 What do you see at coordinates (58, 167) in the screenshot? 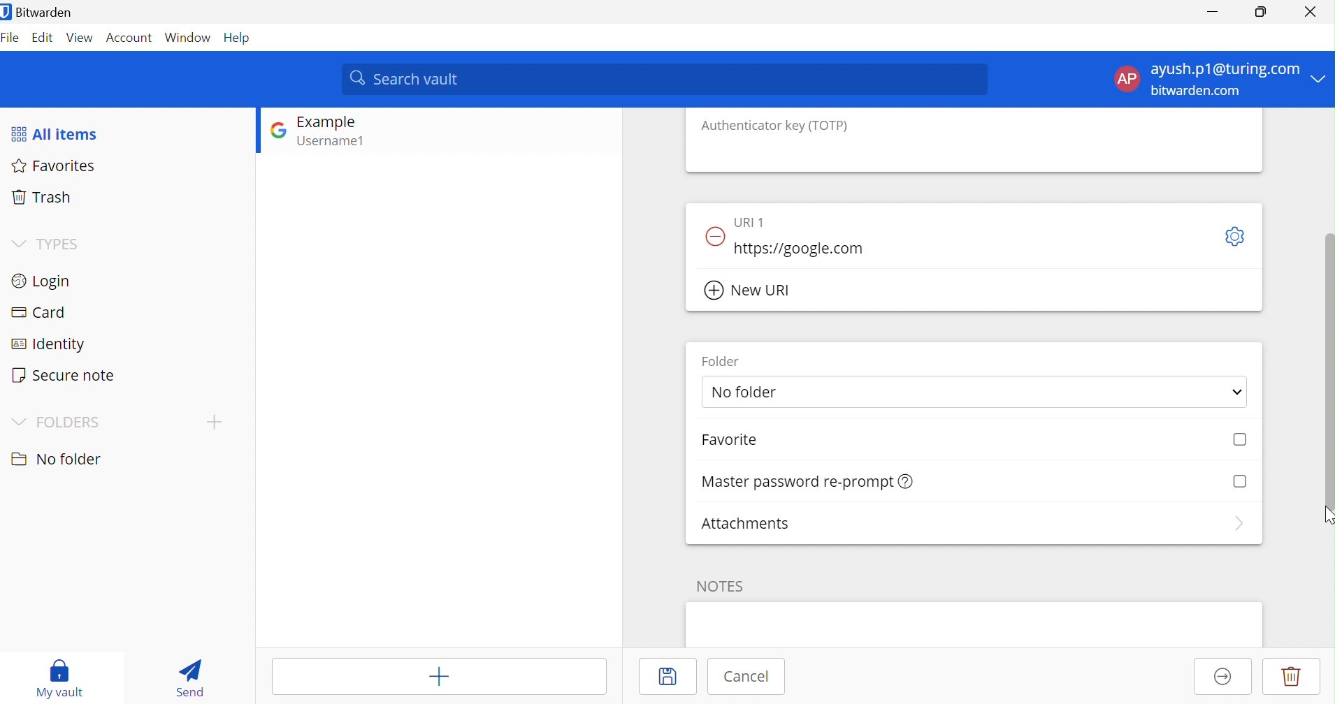
I see `Favorites` at bounding box center [58, 167].